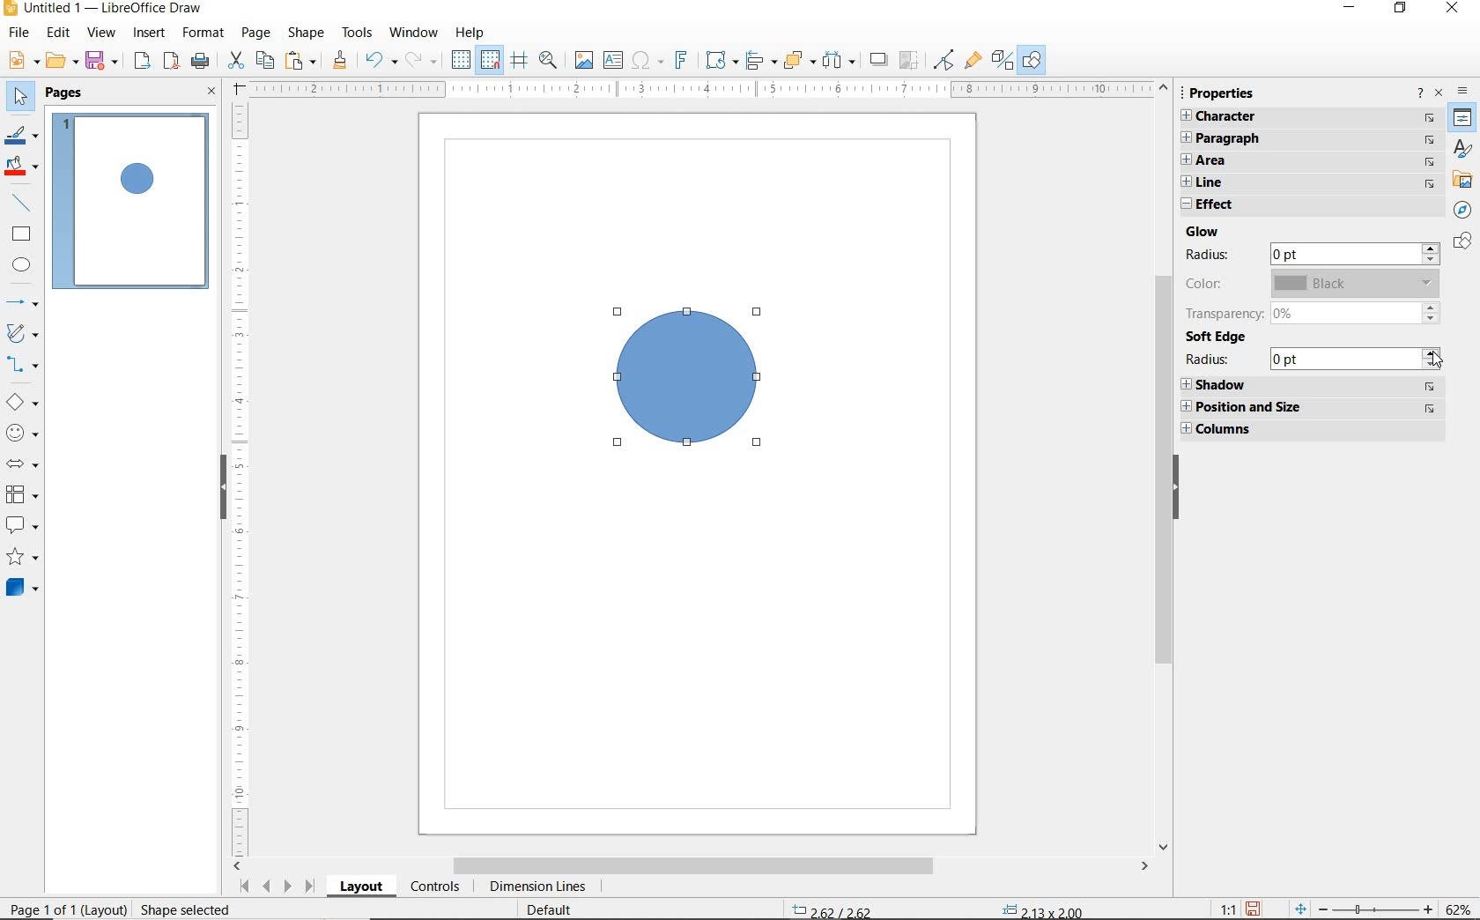  Describe the element at coordinates (62, 60) in the screenshot. I see `OPEN` at that location.